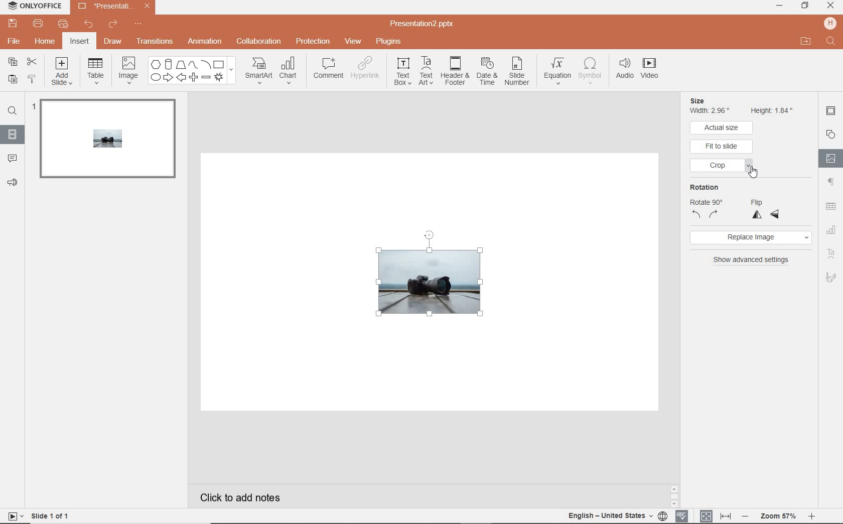 The width and height of the screenshot is (843, 524). What do you see at coordinates (402, 73) in the screenshot?
I see `text box` at bounding box center [402, 73].